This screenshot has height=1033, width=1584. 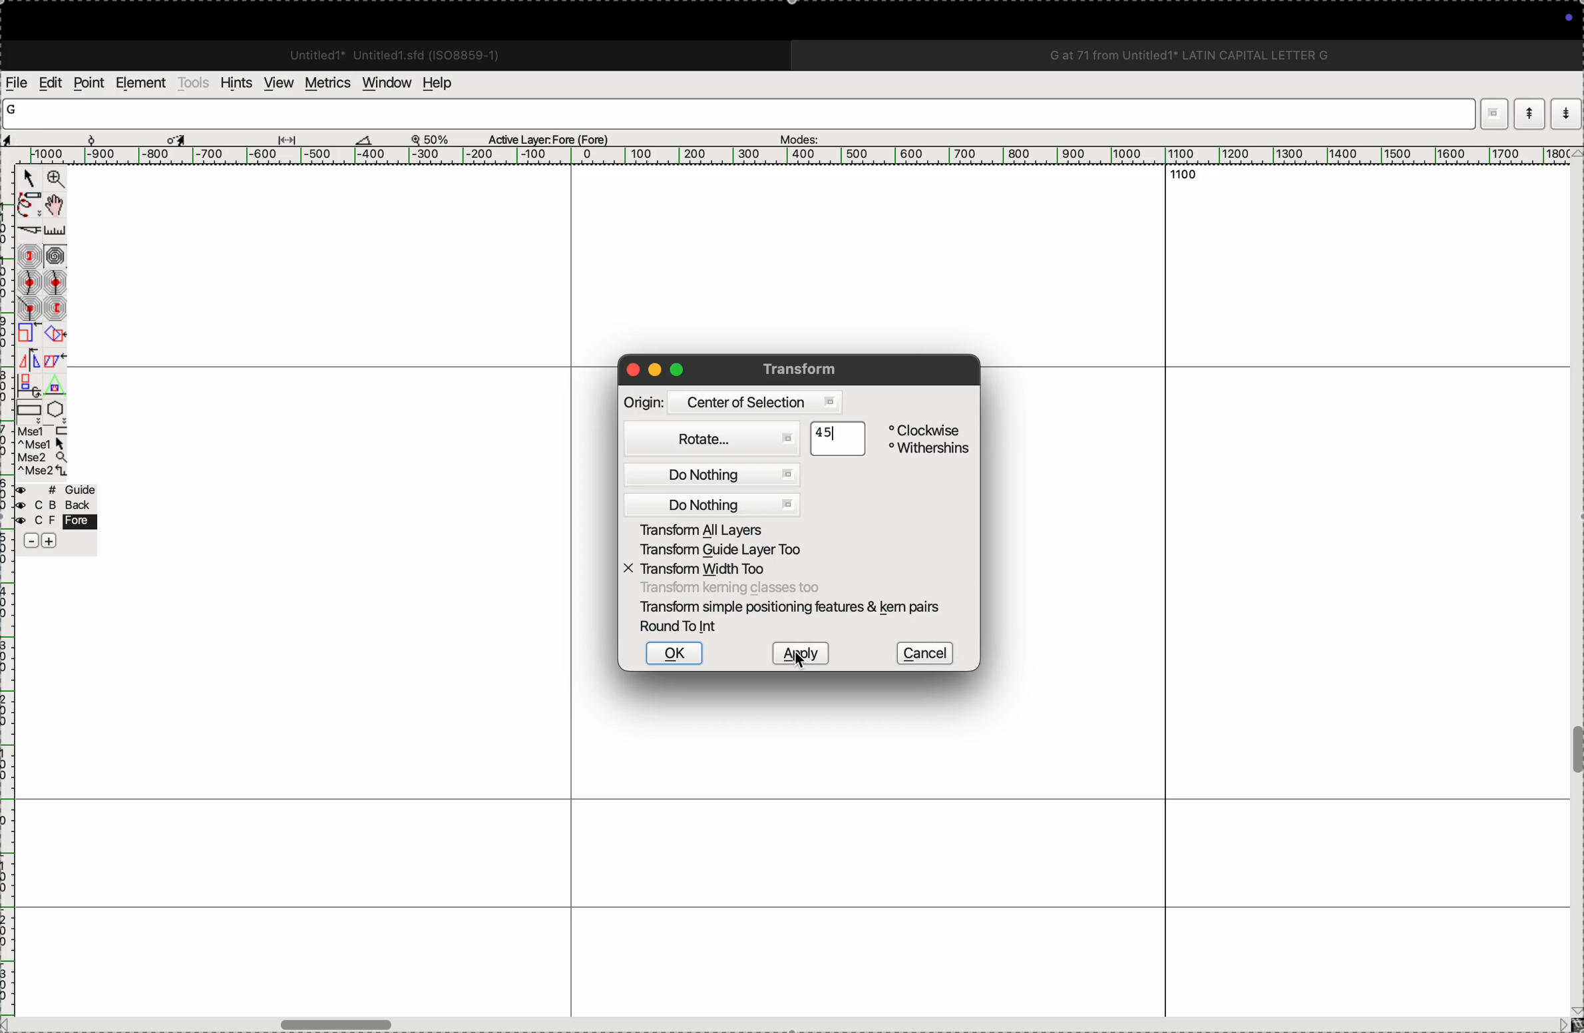 I want to click on vertical scrollbar, so click(x=1573, y=596).